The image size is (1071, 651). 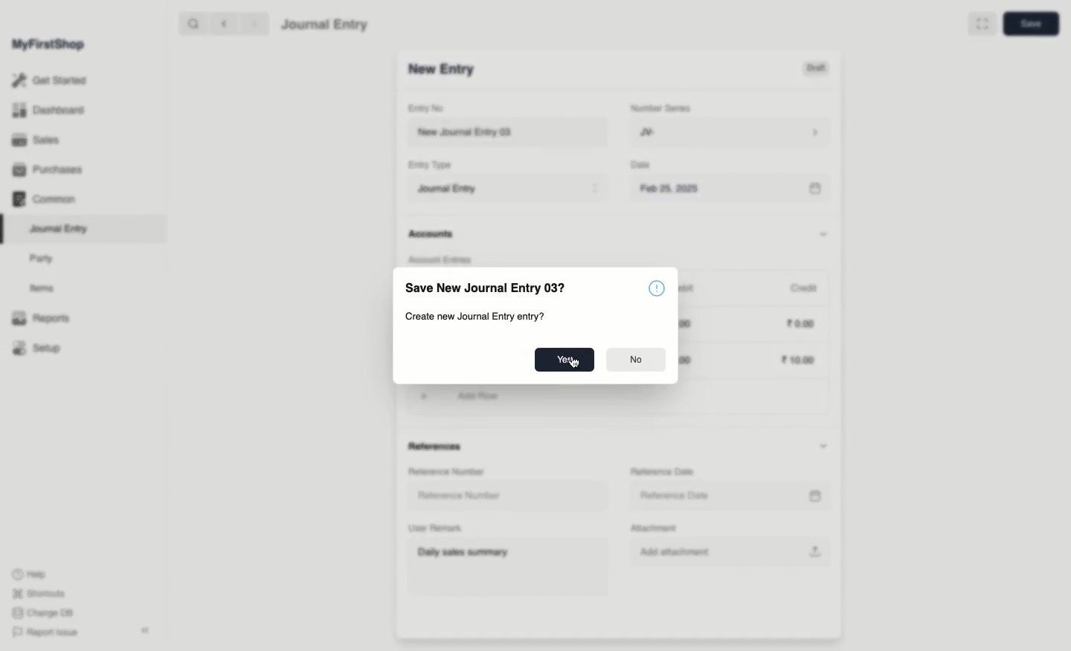 What do you see at coordinates (62, 228) in the screenshot?
I see `Journal Entry` at bounding box center [62, 228].